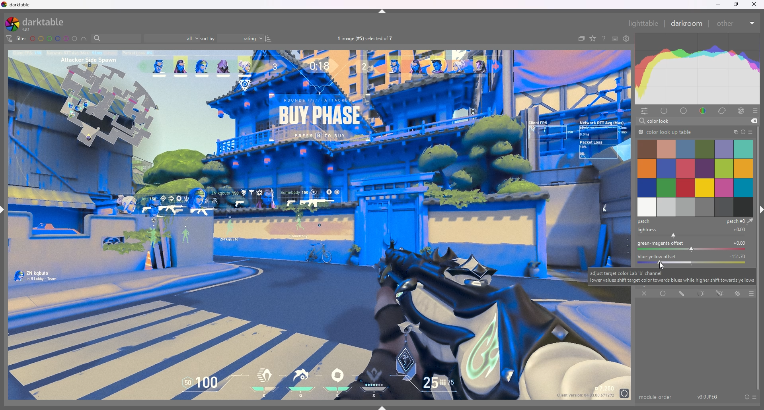 This screenshot has height=410, width=764. What do you see at coordinates (697, 69) in the screenshot?
I see `heat graph` at bounding box center [697, 69].